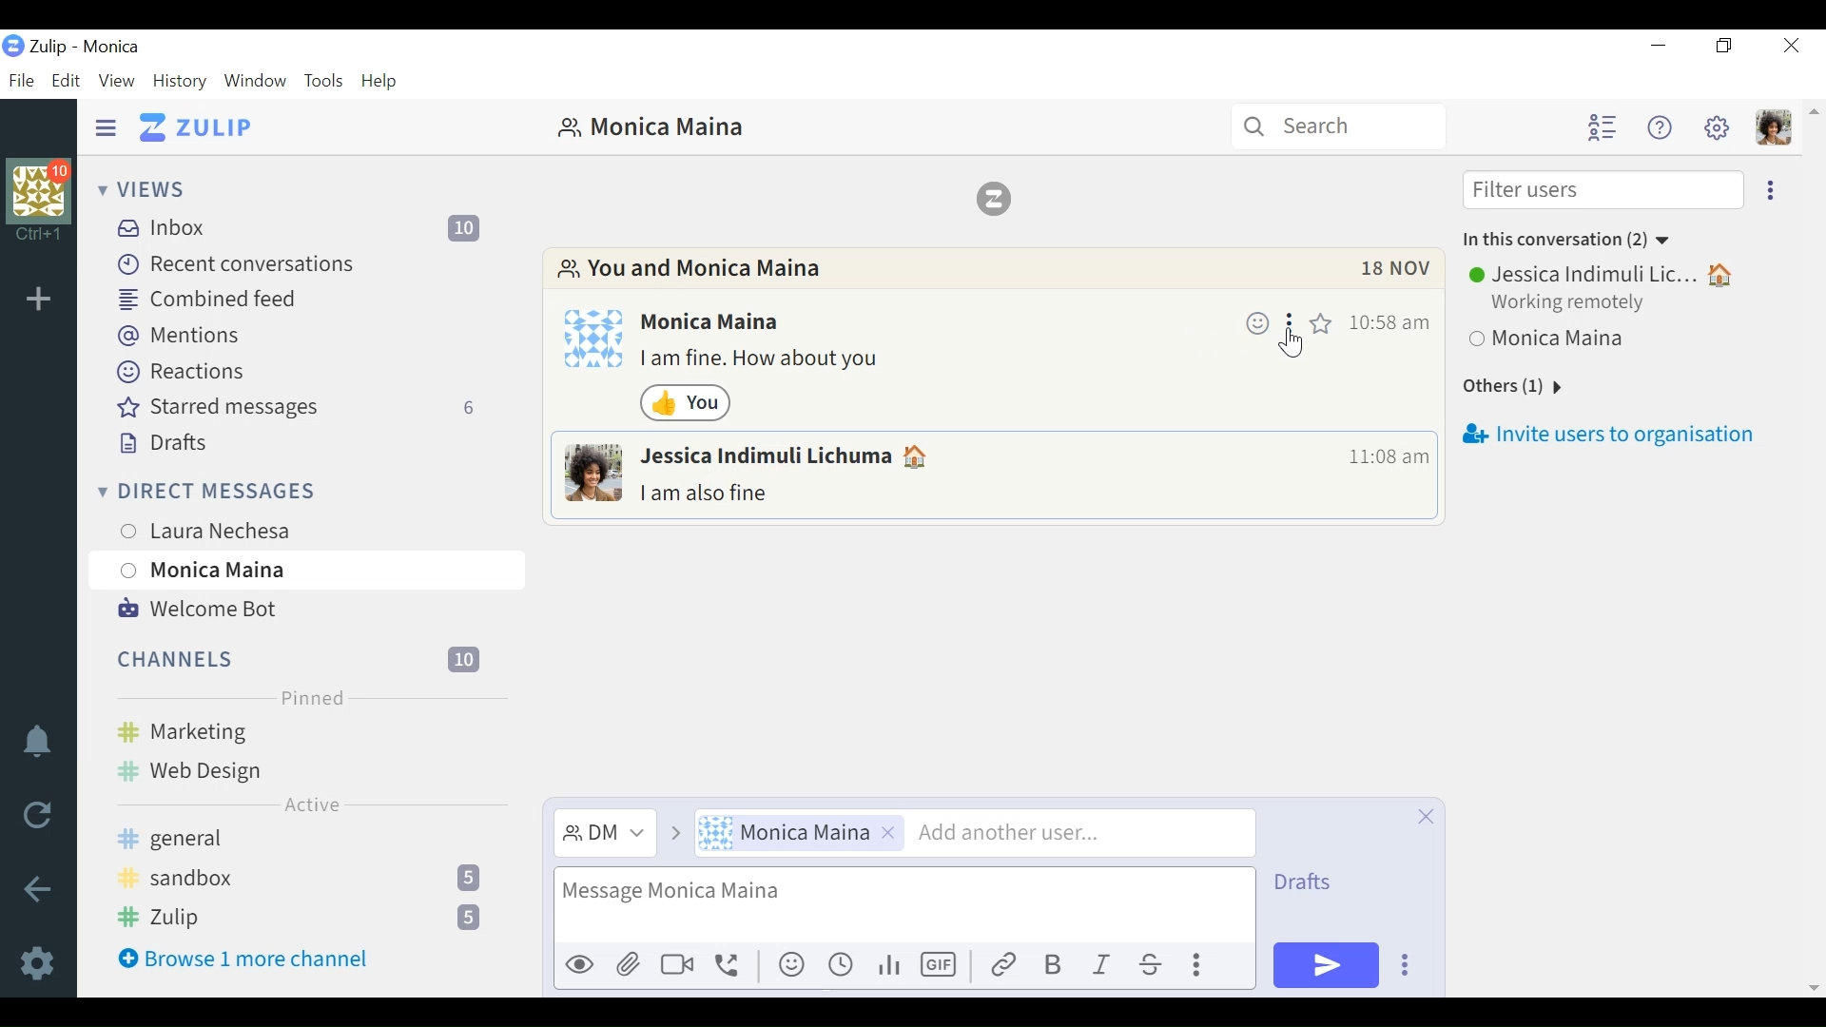  Describe the element at coordinates (1813, 549) in the screenshot. I see `vertical scrollbar` at that location.